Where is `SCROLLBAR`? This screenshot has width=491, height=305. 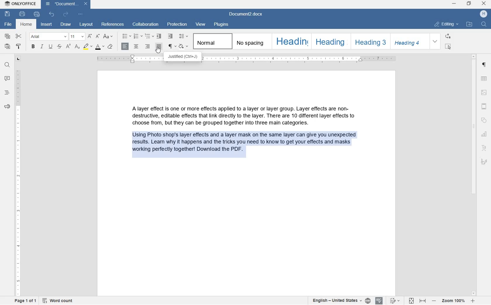
SCROLLBAR is located at coordinates (474, 175).